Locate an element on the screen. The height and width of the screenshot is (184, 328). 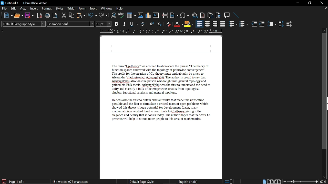
Text size is located at coordinates (103, 24).